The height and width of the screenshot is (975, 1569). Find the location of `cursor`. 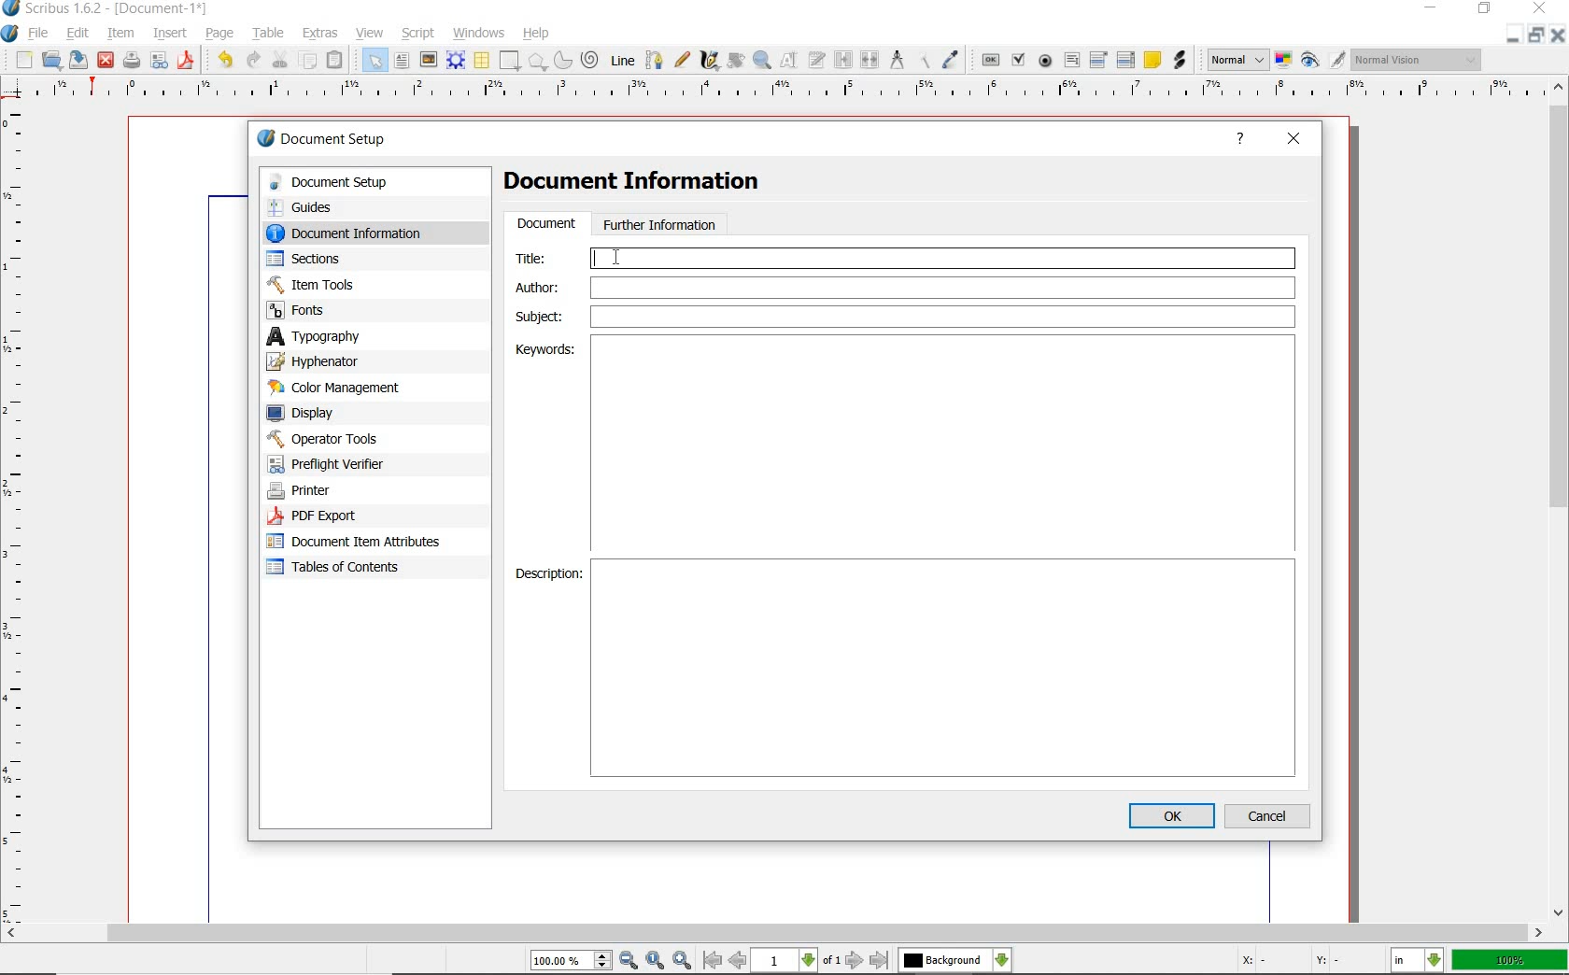

cursor is located at coordinates (619, 257).